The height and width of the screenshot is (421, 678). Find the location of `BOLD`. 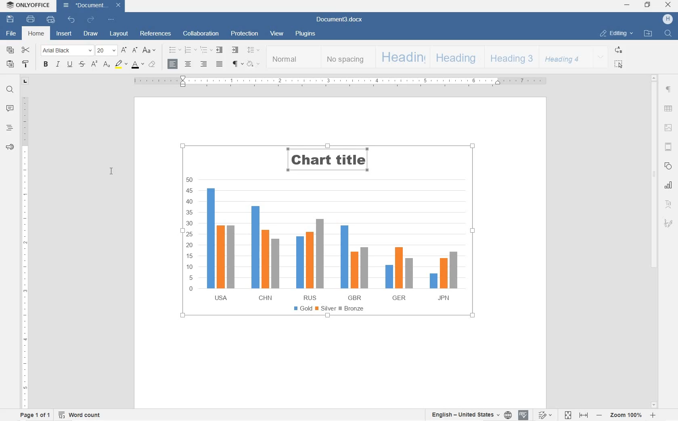

BOLD is located at coordinates (46, 65).